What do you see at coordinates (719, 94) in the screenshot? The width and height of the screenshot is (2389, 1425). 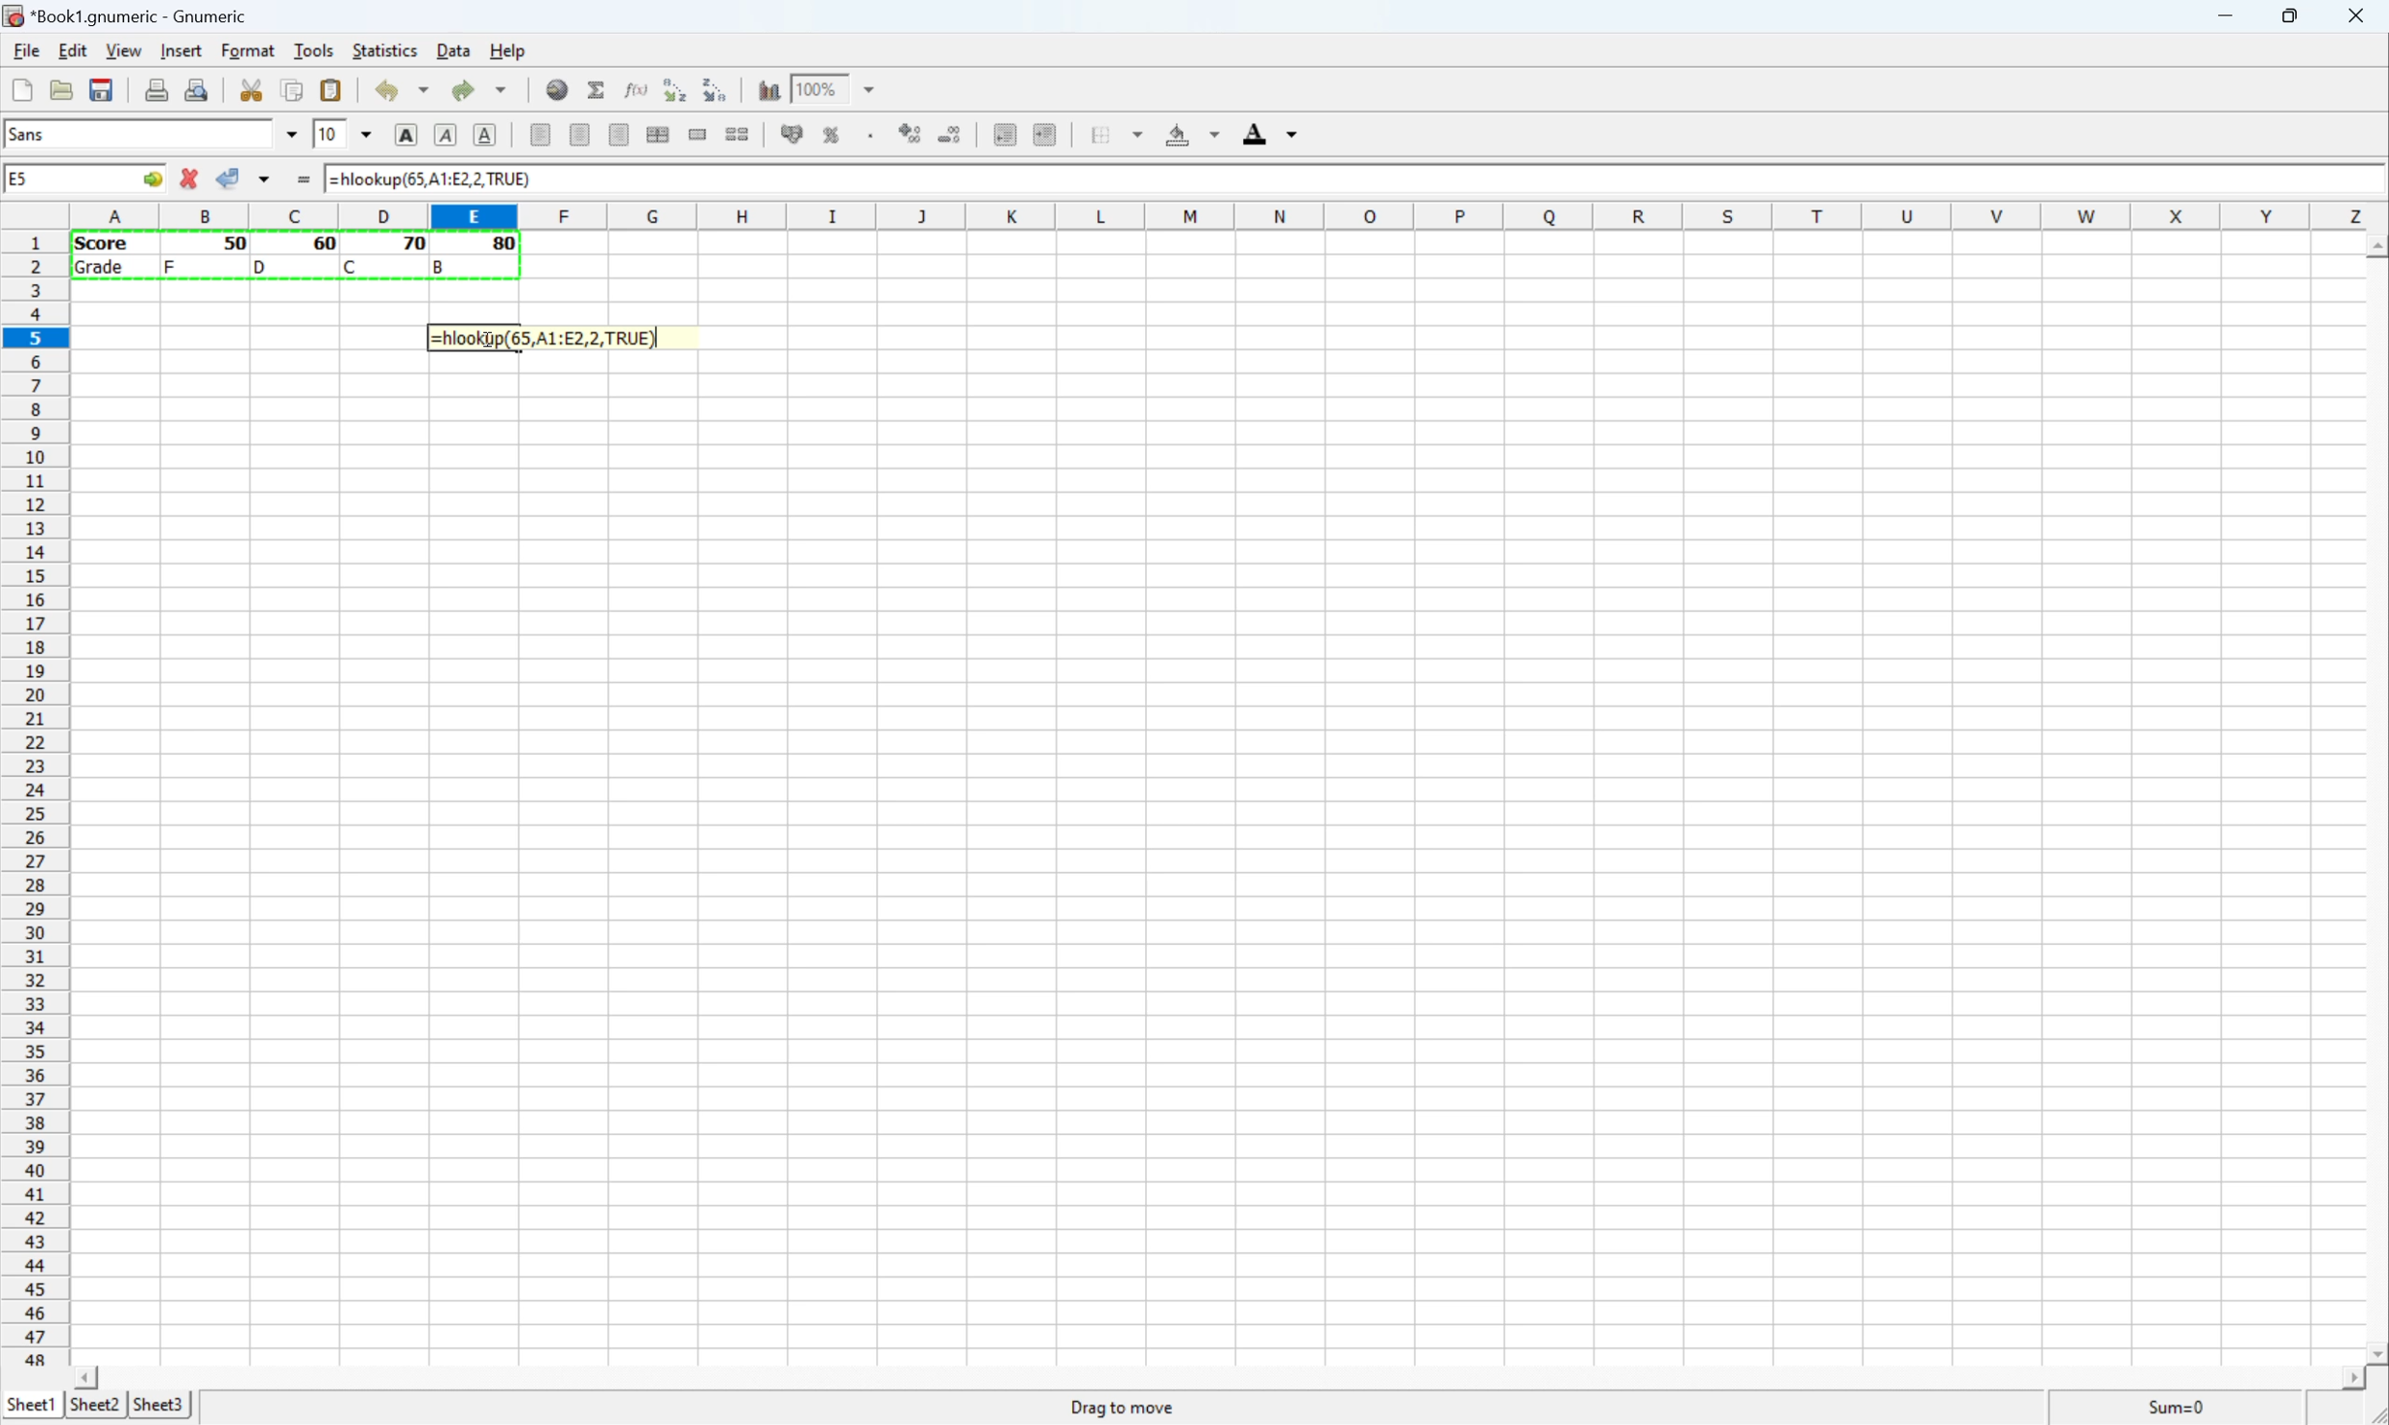 I see `sort the selected region in descending order based on the first column selected ` at bounding box center [719, 94].